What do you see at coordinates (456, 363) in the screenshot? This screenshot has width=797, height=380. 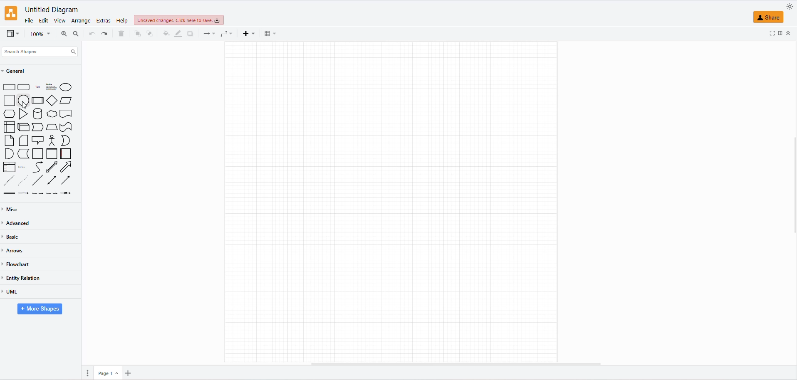 I see `scroll bar` at bounding box center [456, 363].